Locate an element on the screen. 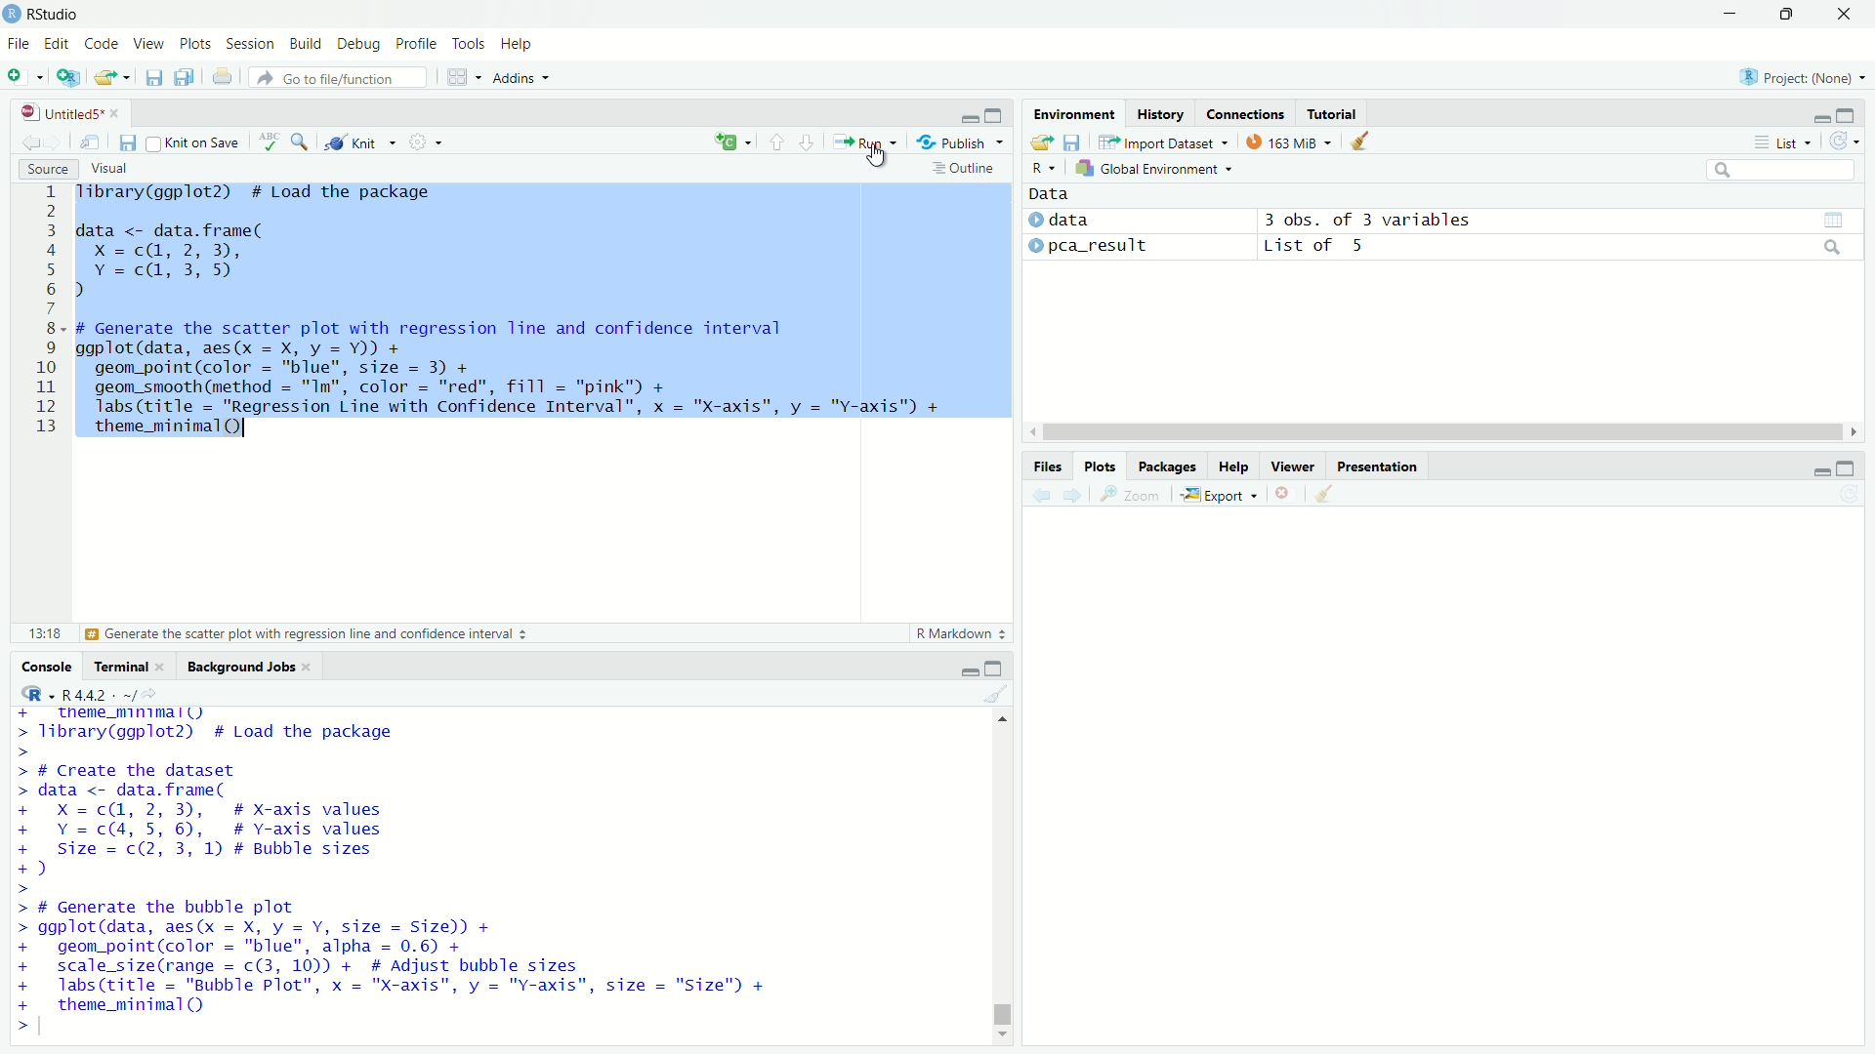 This screenshot has height=1054, width=1875. close is located at coordinates (1845, 15).